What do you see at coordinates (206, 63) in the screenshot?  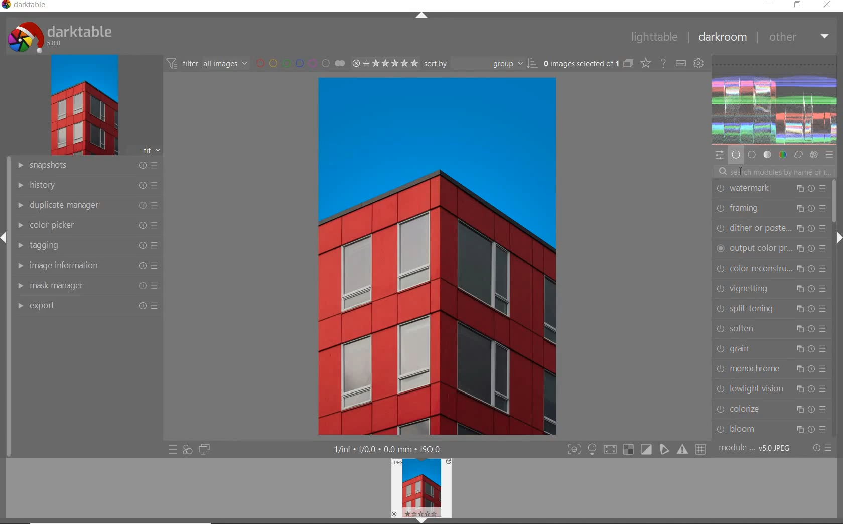 I see `filter images` at bounding box center [206, 63].